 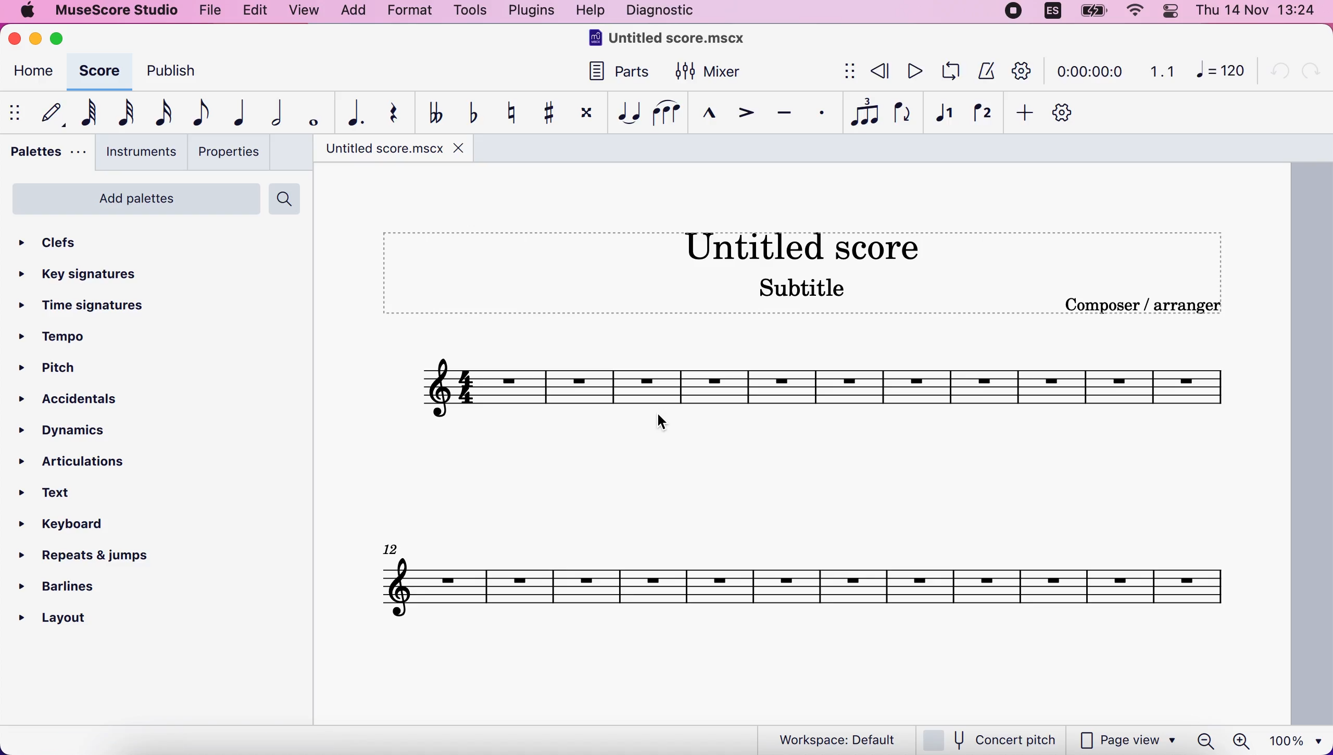 I want to click on pitch, so click(x=109, y=368).